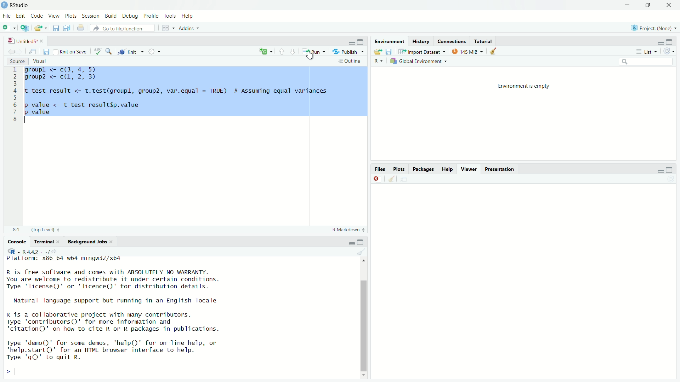  I want to click on Edit, so click(22, 16).